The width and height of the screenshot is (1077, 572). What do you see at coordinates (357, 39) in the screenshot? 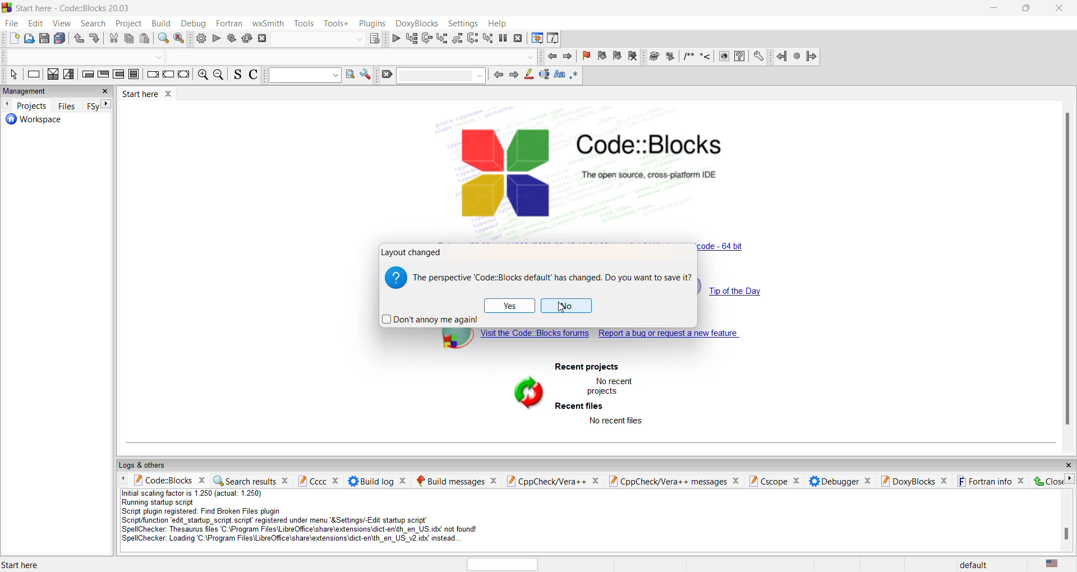
I see `dropdown` at bounding box center [357, 39].